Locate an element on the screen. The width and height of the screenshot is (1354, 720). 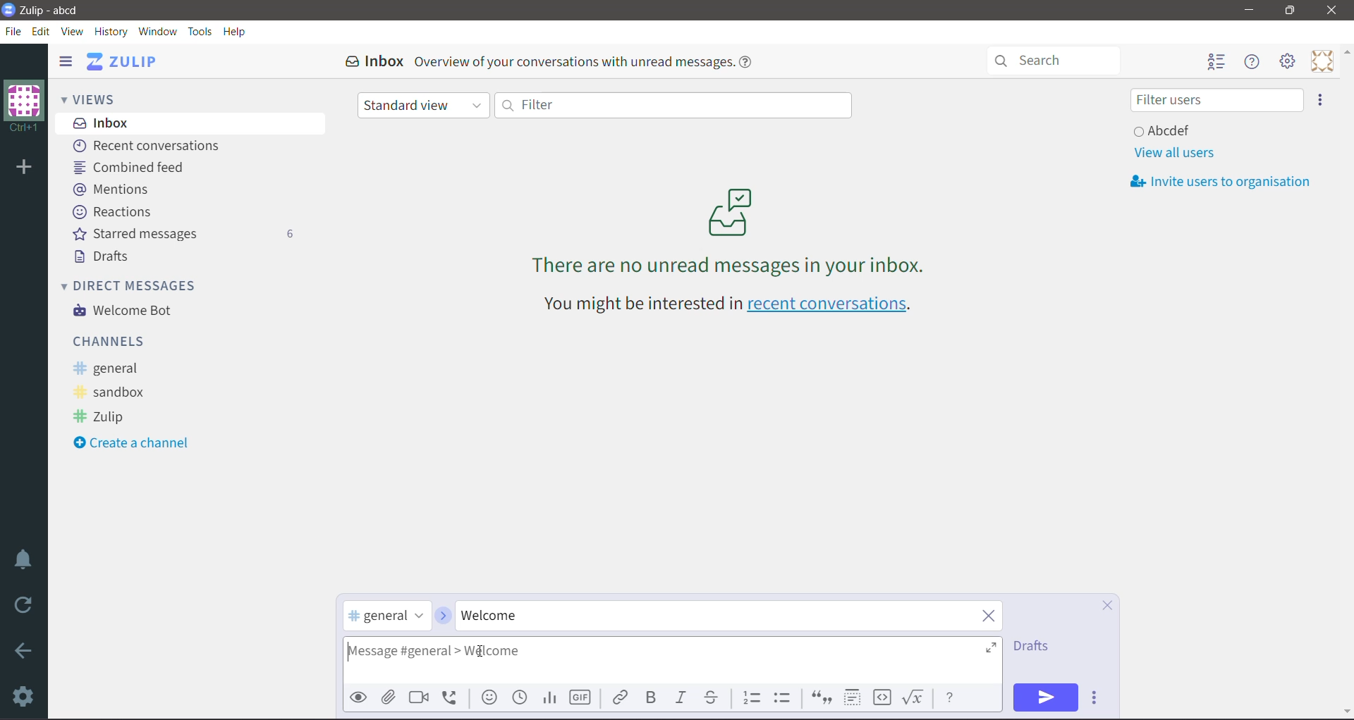
Main Menu is located at coordinates (1288, 61).